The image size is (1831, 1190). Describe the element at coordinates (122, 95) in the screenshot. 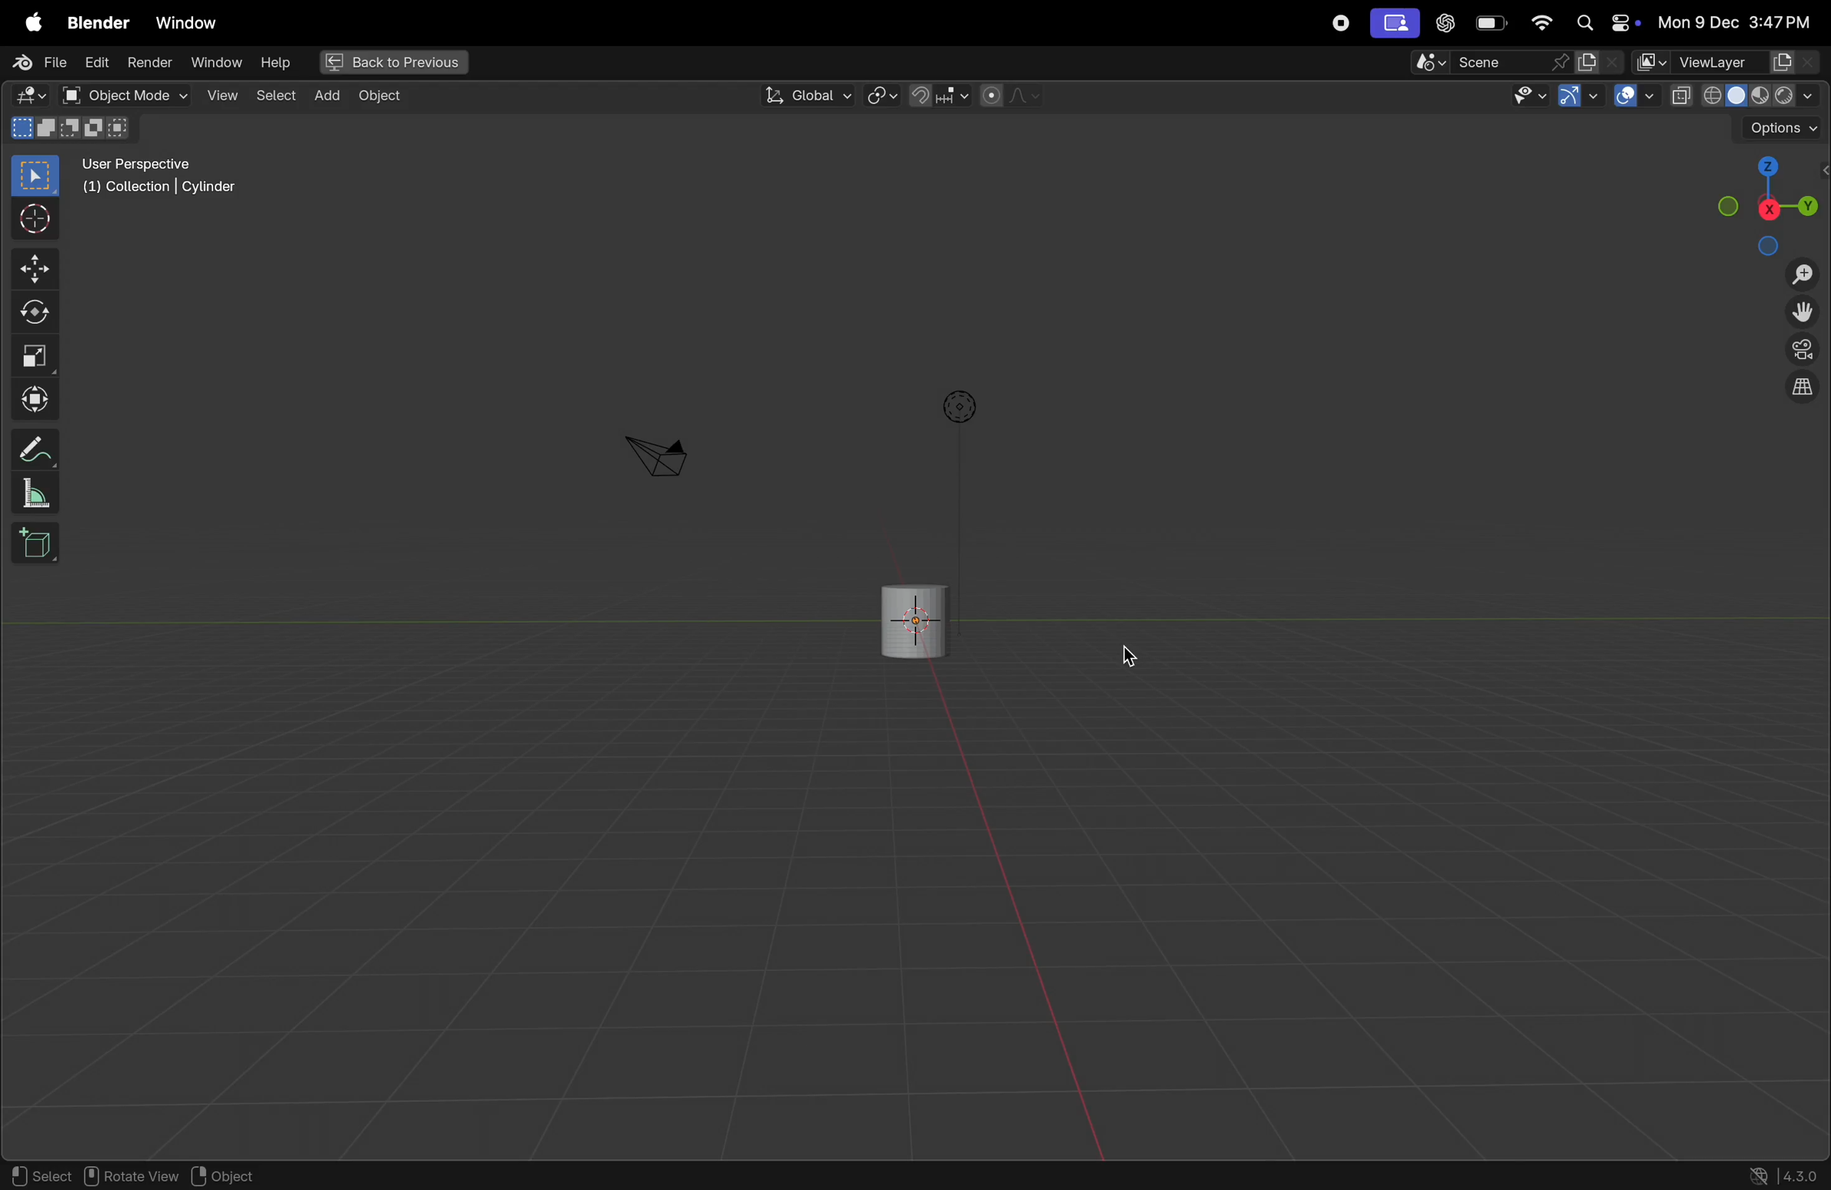

I see `object mode` at that location.